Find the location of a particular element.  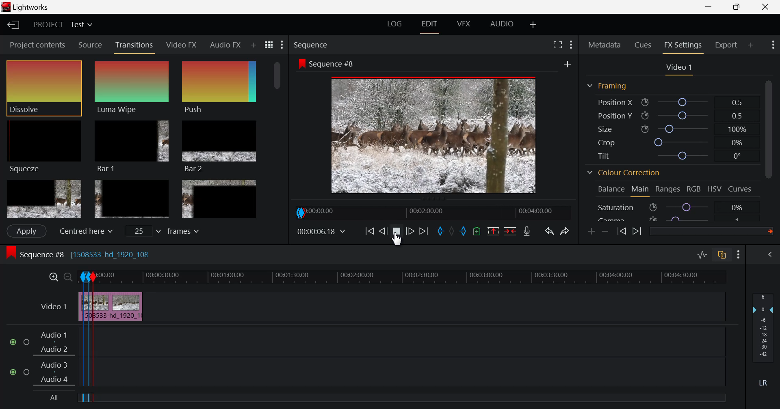

Add panel is located at coordinates (751, 46).